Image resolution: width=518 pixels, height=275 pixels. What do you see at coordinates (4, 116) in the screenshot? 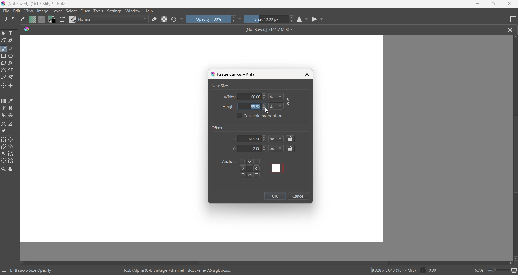
I see `fill color` at bounding box center [4, 116].